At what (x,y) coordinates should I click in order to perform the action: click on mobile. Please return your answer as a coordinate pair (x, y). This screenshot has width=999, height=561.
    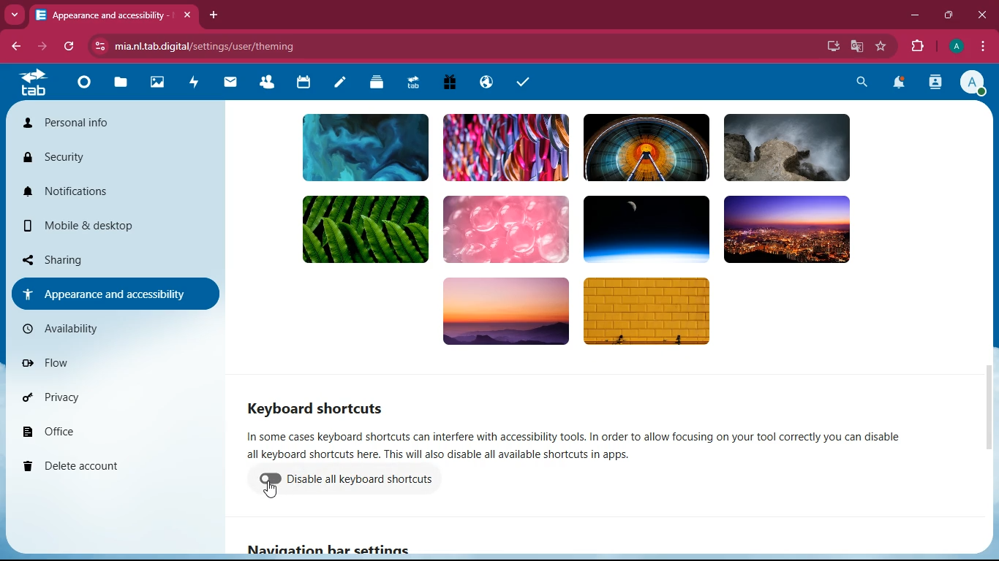
    Looking at the image, I should click on (105, 222).